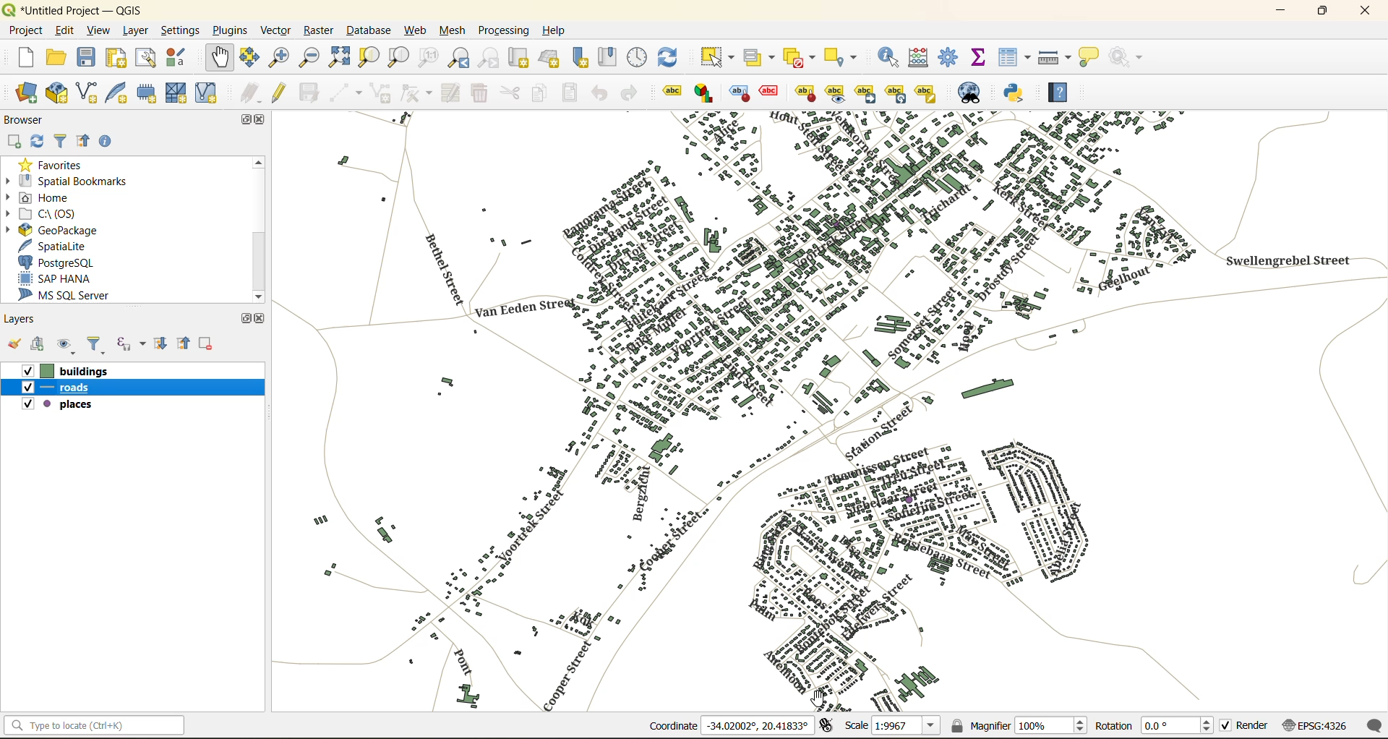  I want to click on refresh, so click(35, 144).